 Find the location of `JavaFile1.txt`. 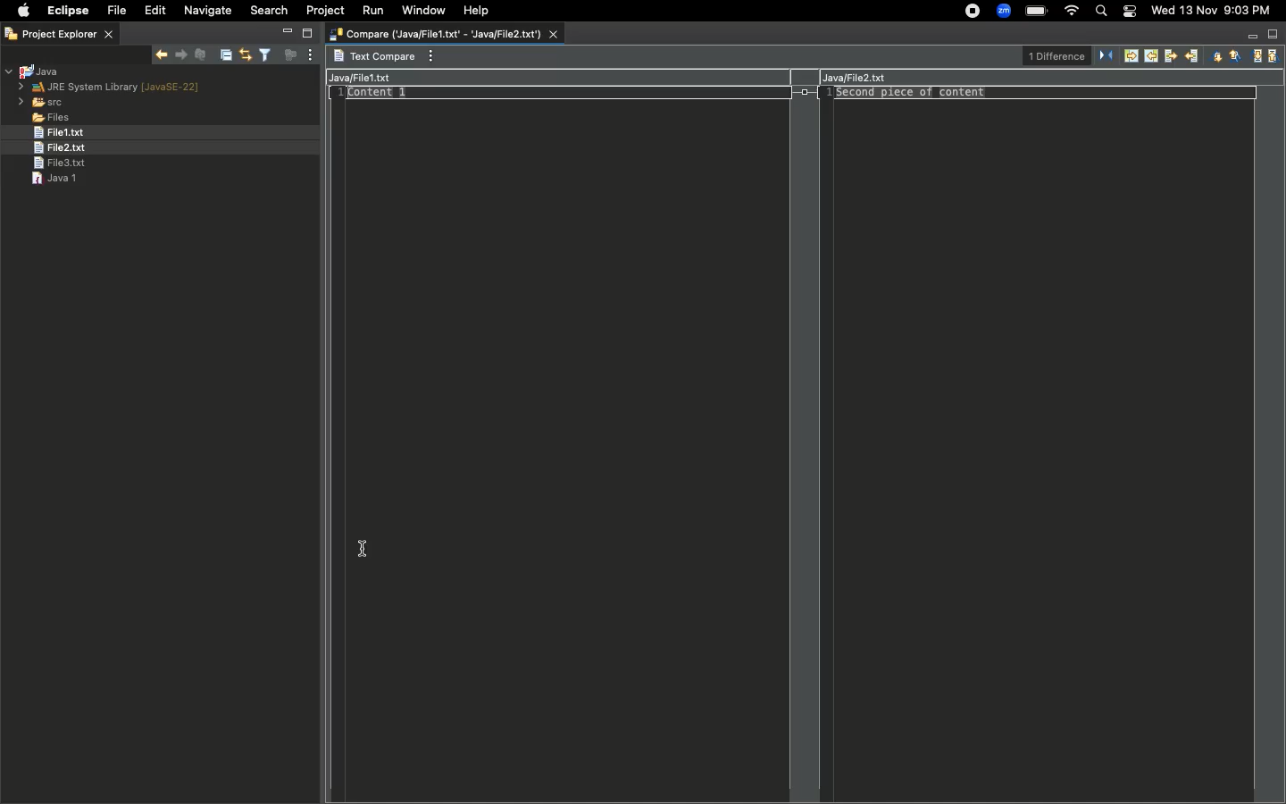

JavaFile1.txt is located at coordinates (367, 78).